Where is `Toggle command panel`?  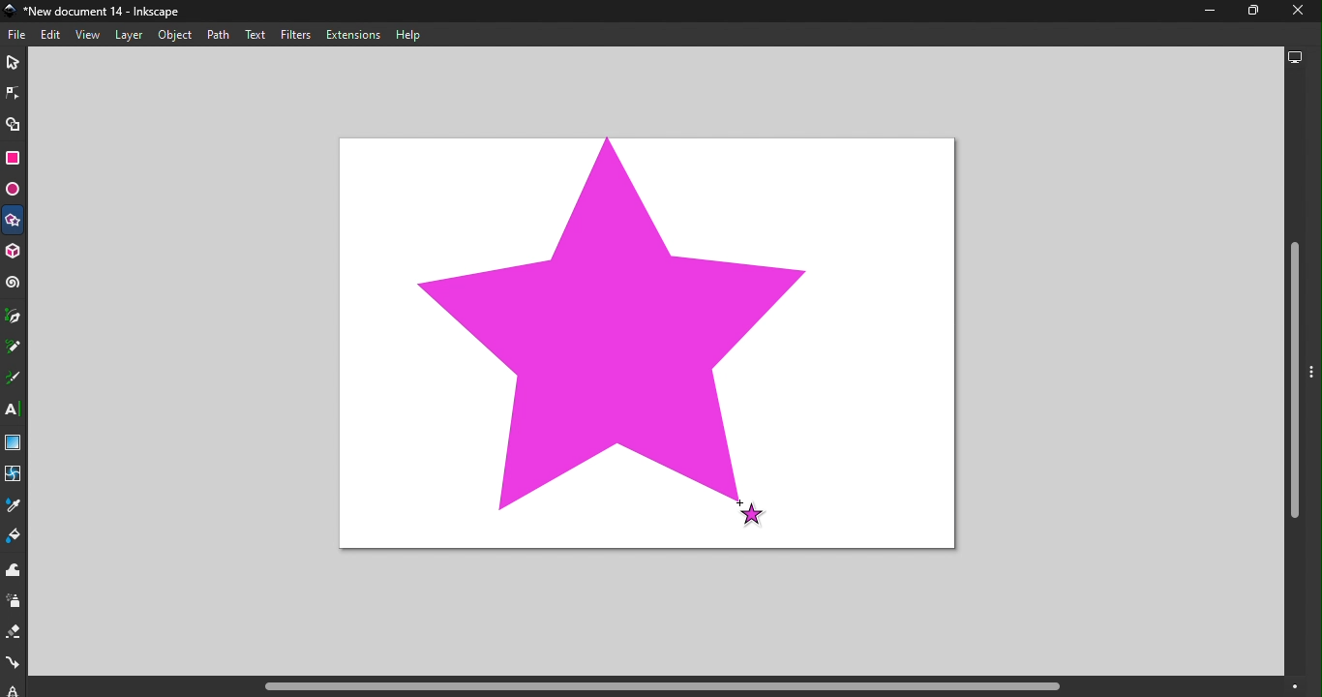
Toggle command panel is located at coordinates (1314, 385).